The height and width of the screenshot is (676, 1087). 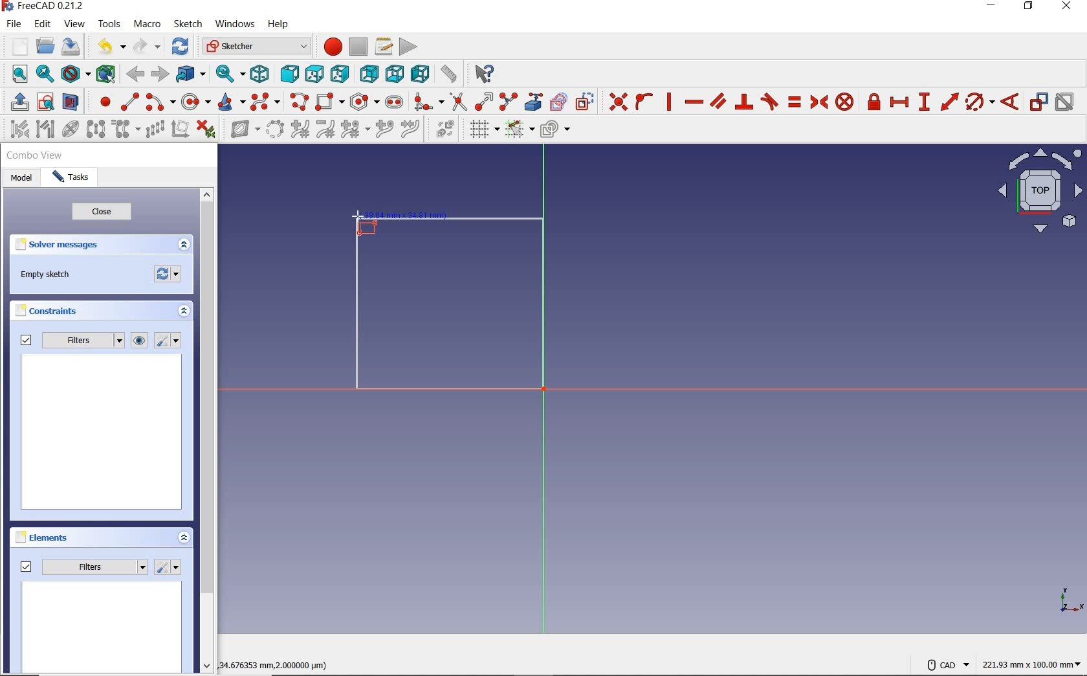 What do you see at coordinates (419, 74) in the screenshot?
I see `left` at bounding box center [419, 74].